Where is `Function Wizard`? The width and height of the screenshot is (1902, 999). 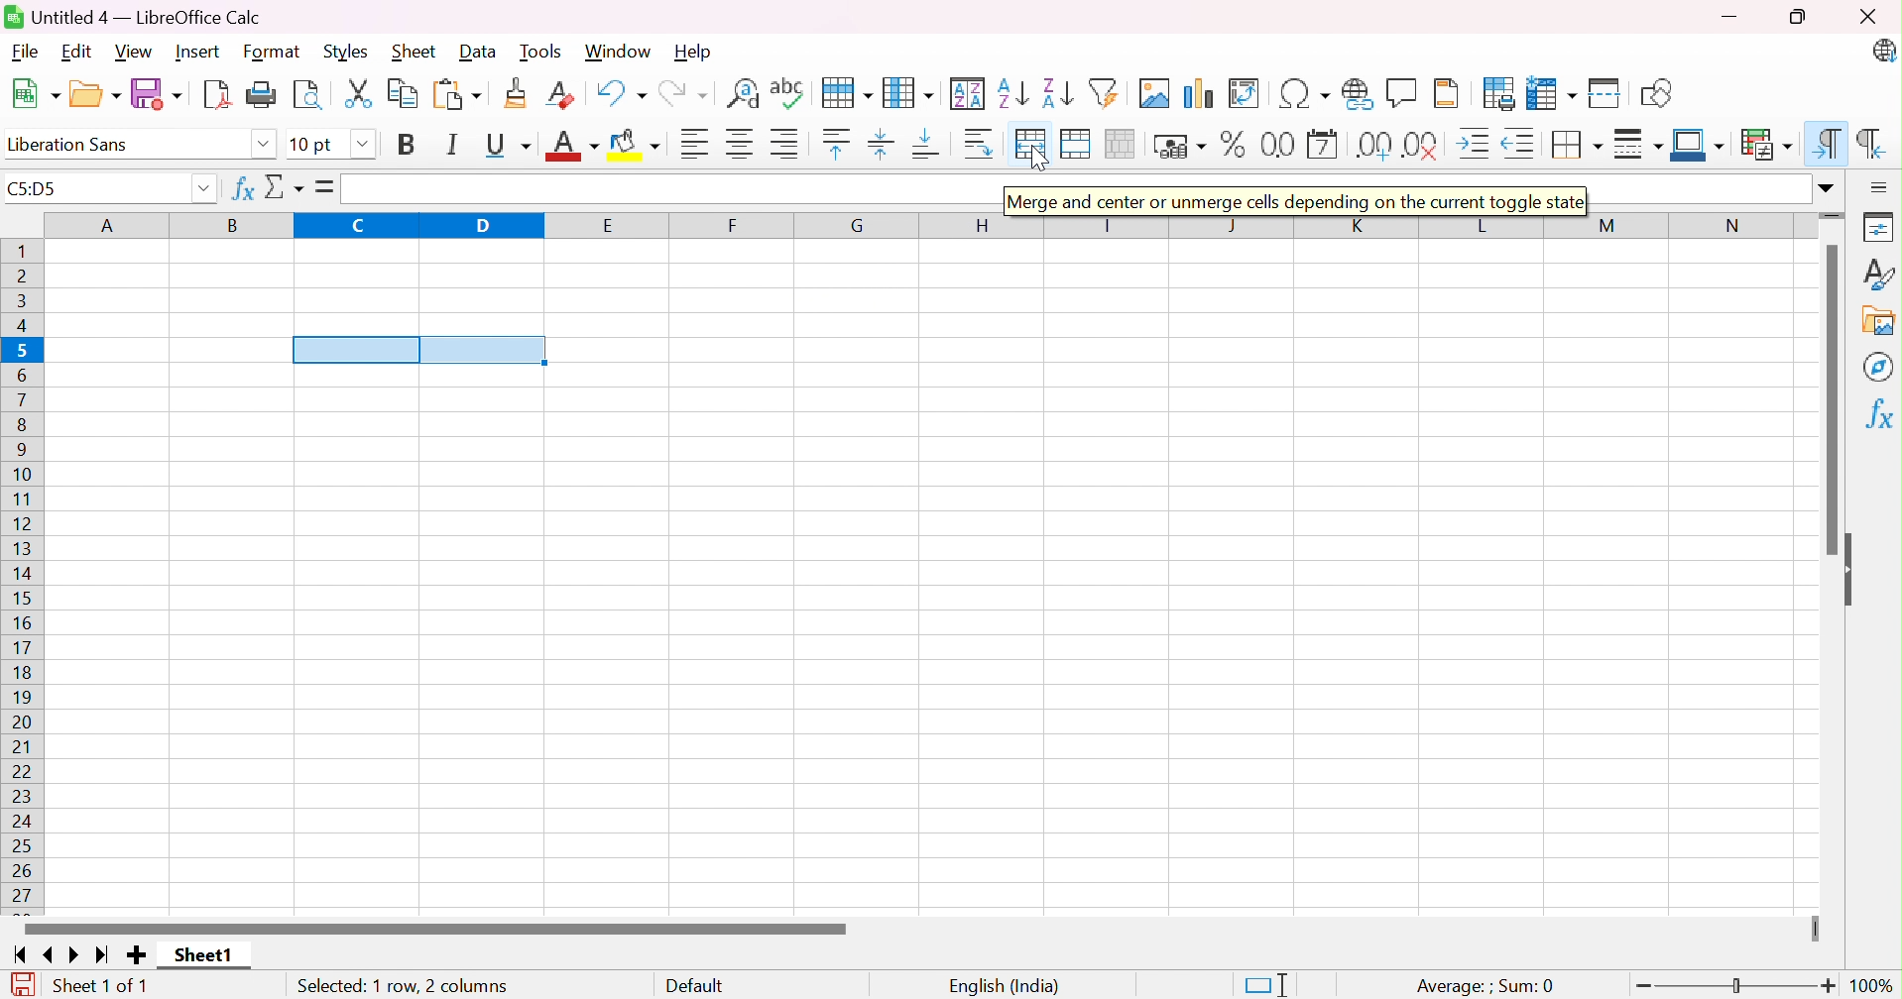 Function Wizard is located at coordinates (240, 190).